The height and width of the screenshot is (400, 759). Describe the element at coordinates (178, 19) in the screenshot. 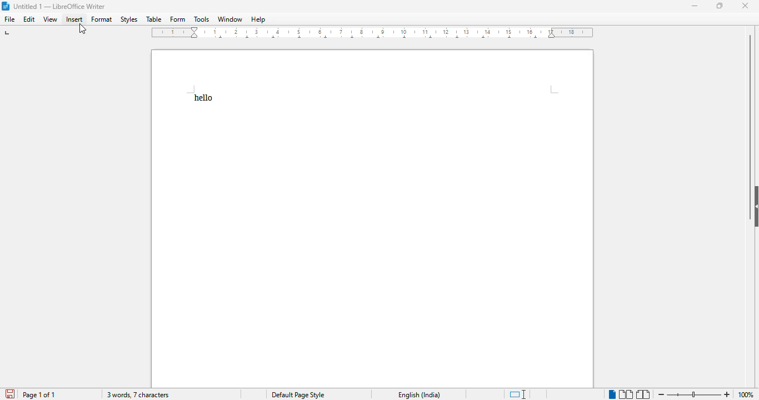

I see `form` at that location.